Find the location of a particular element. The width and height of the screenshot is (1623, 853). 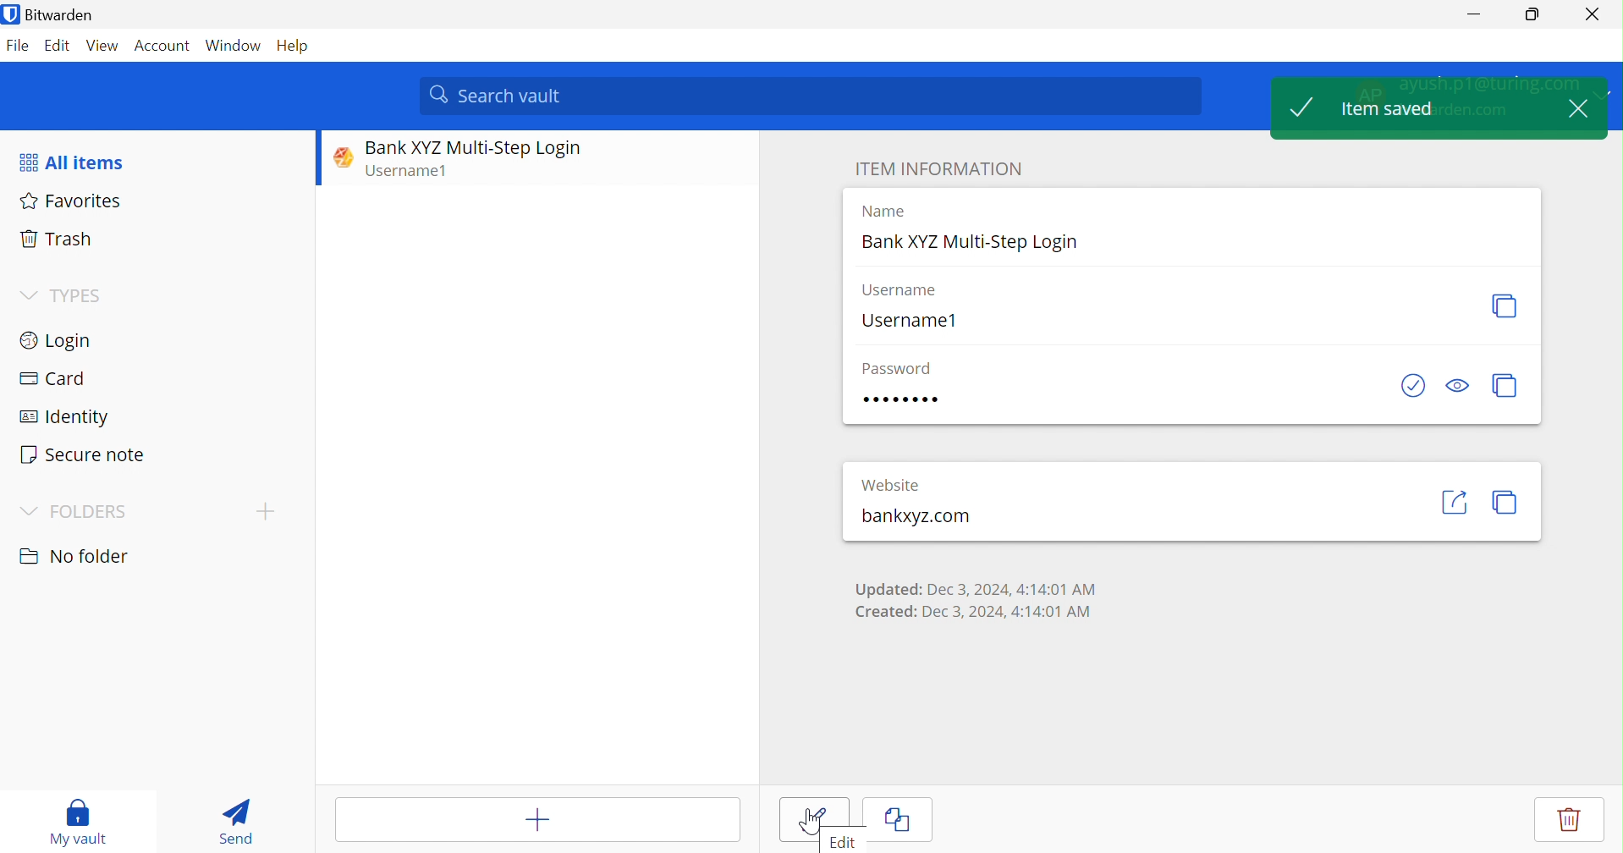

Send is located at coordinates (236, 821).